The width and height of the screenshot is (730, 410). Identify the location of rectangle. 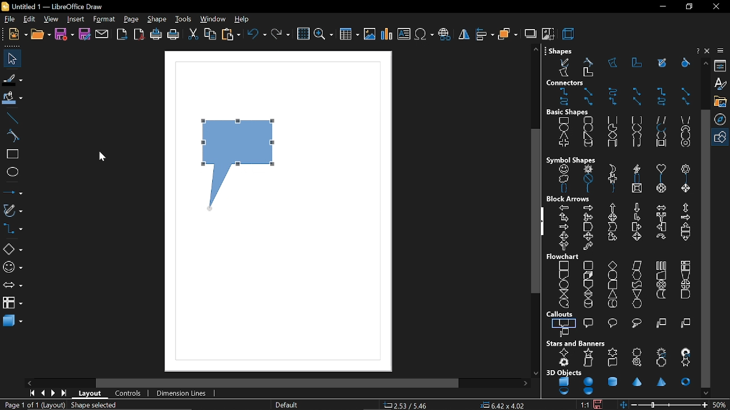
(564, 121).